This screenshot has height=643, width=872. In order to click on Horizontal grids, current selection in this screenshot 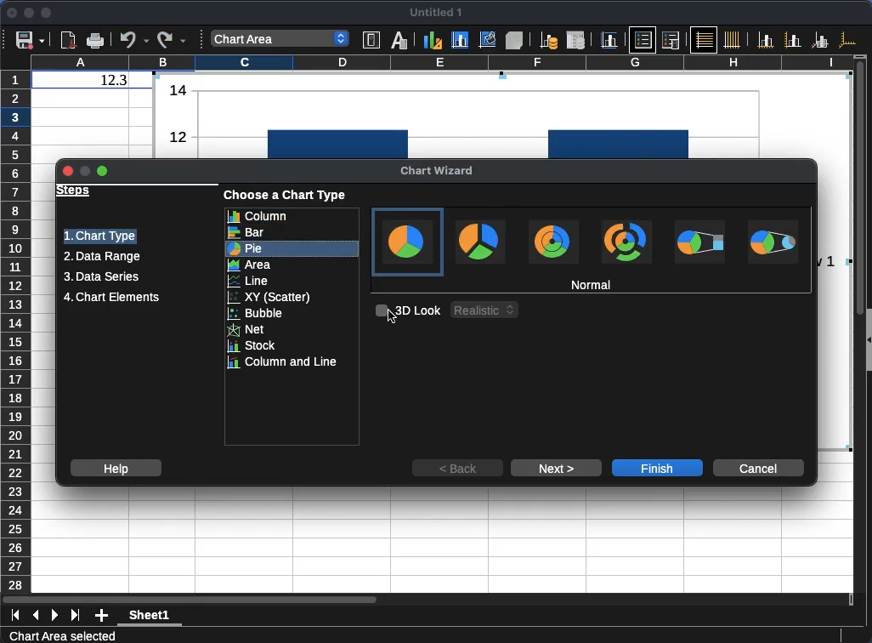, I will do `click(704, 39)`.